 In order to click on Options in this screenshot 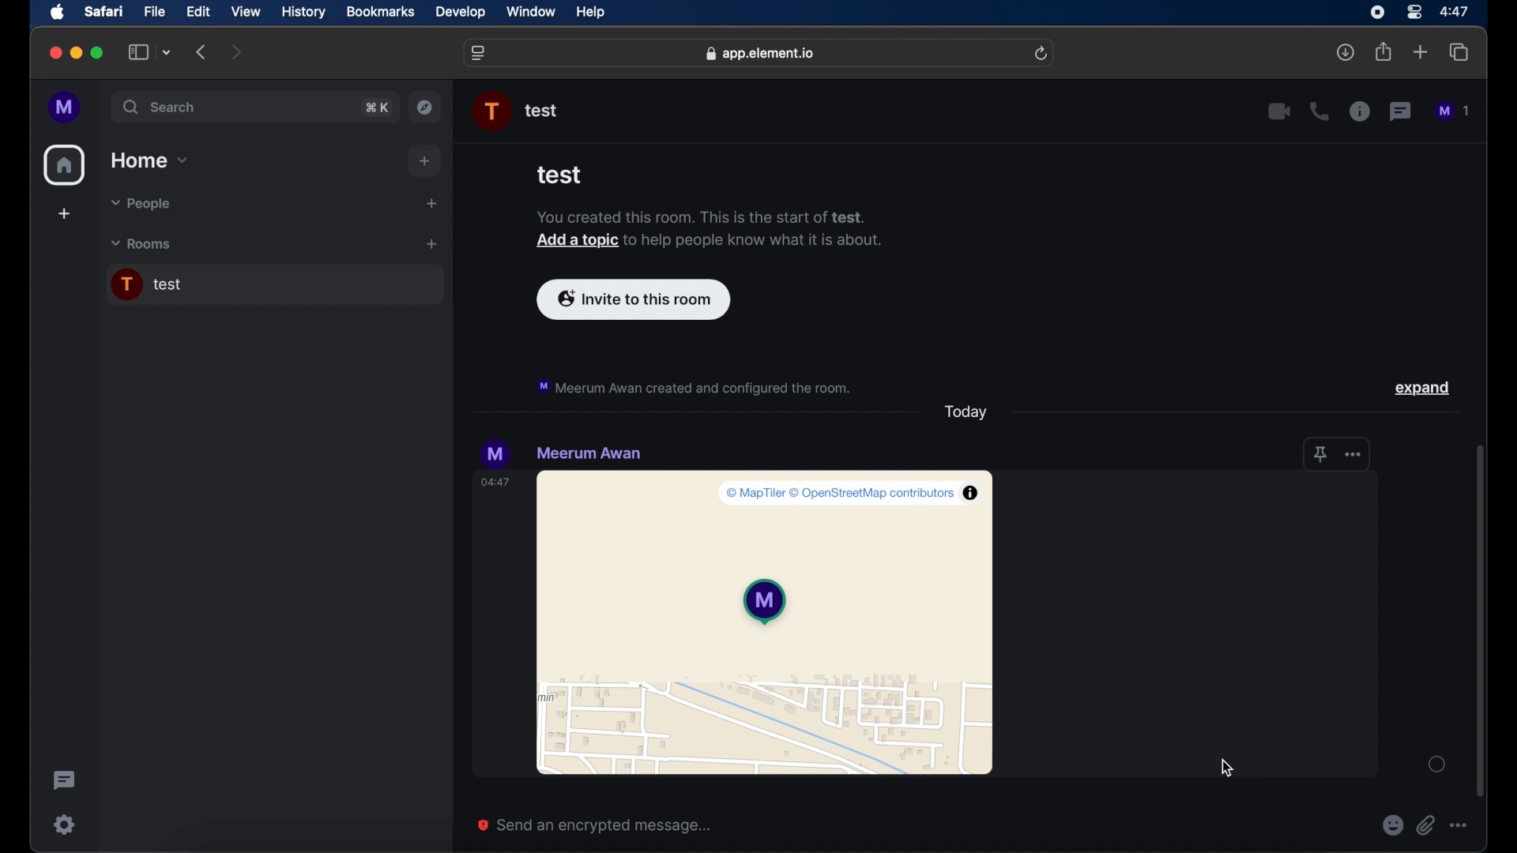, I will do `click(1462, 825)`.